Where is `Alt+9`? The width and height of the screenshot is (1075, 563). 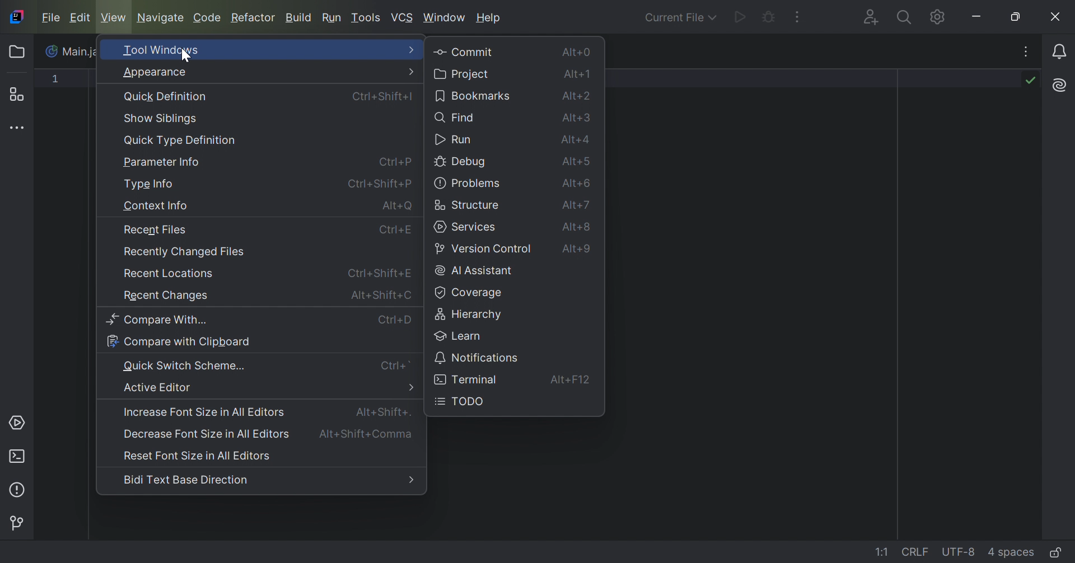 Alt+9 is located at coordinates (579, 251).